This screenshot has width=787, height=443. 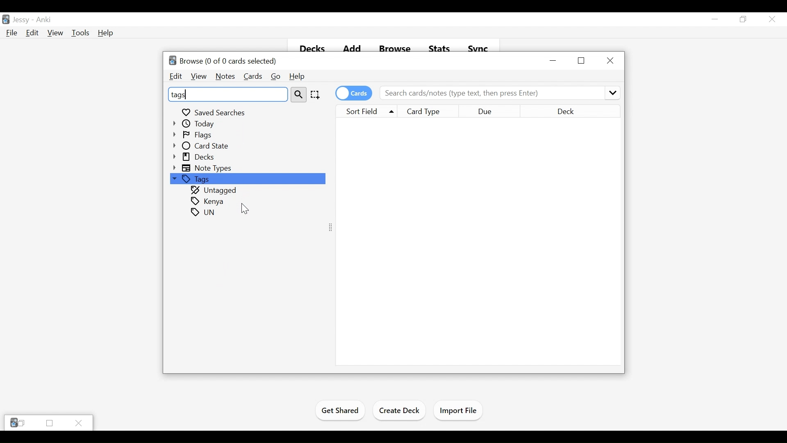 I want to click on tags, so click(x=227, y=94).